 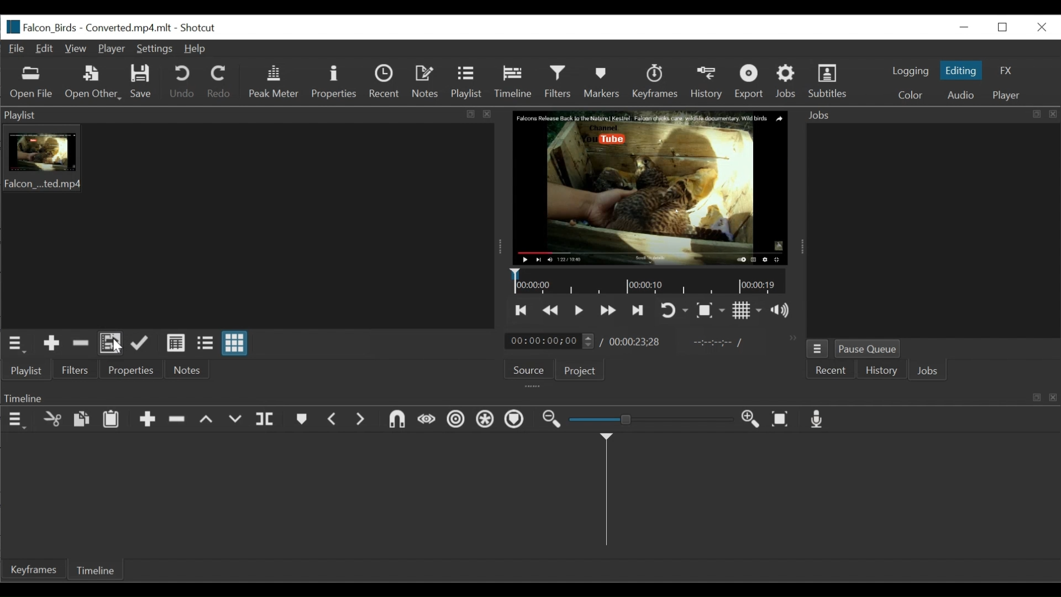 I want to click on Record audio, so click(x=820, y=420).